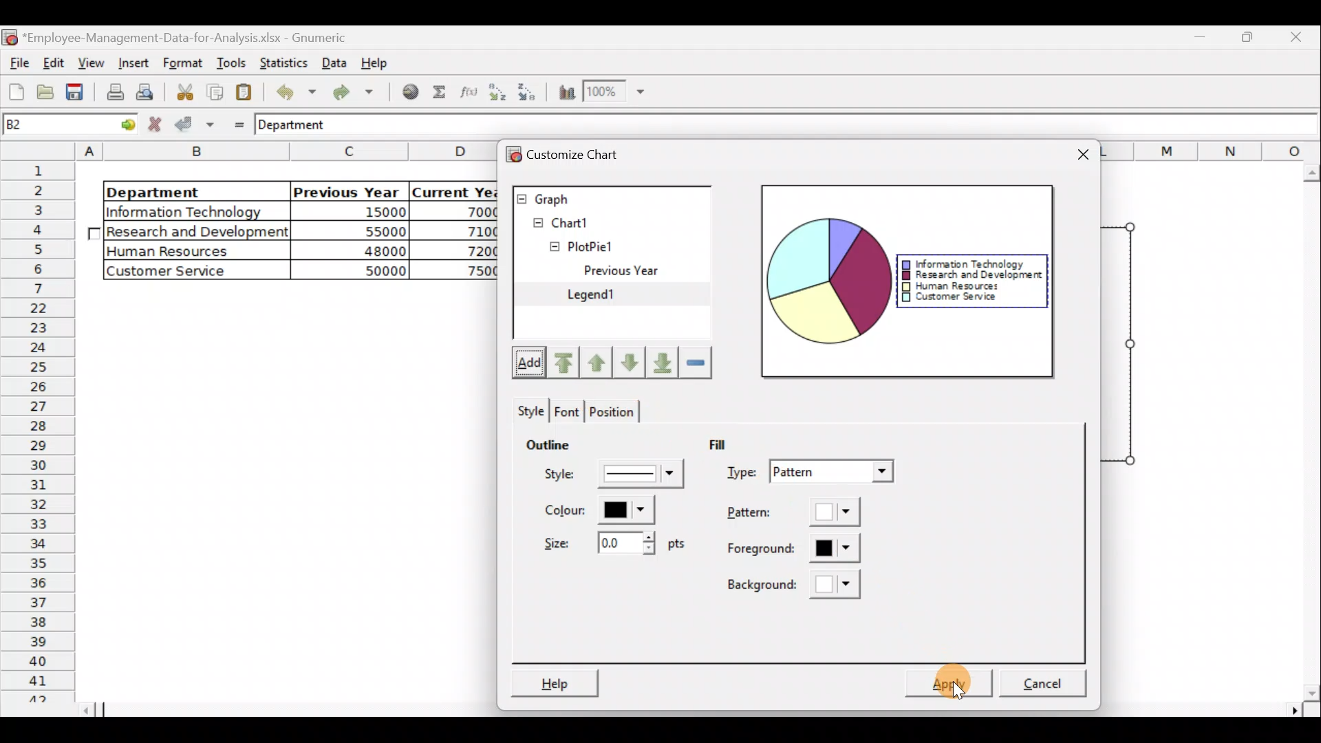  What do you see at coordinates (334, 61) in the screenshot?
I see `Data` at bounding box center [334, 61].